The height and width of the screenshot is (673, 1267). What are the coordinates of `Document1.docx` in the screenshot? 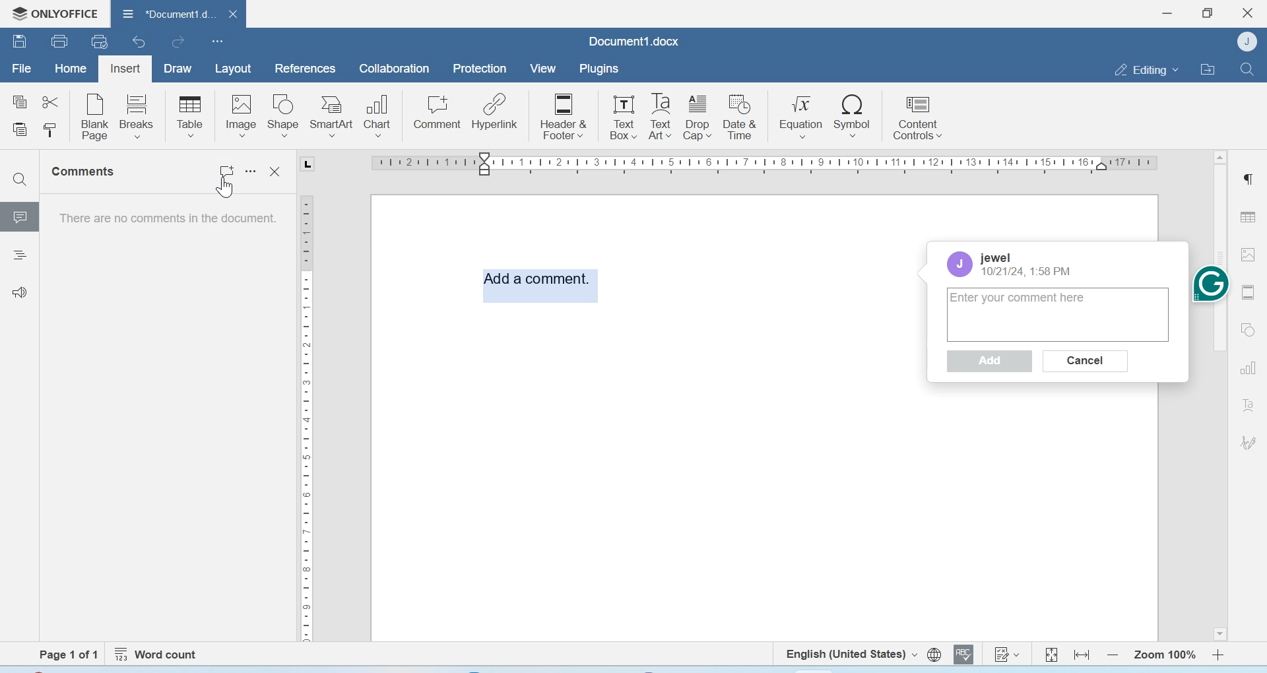 It's located at (164, 12).